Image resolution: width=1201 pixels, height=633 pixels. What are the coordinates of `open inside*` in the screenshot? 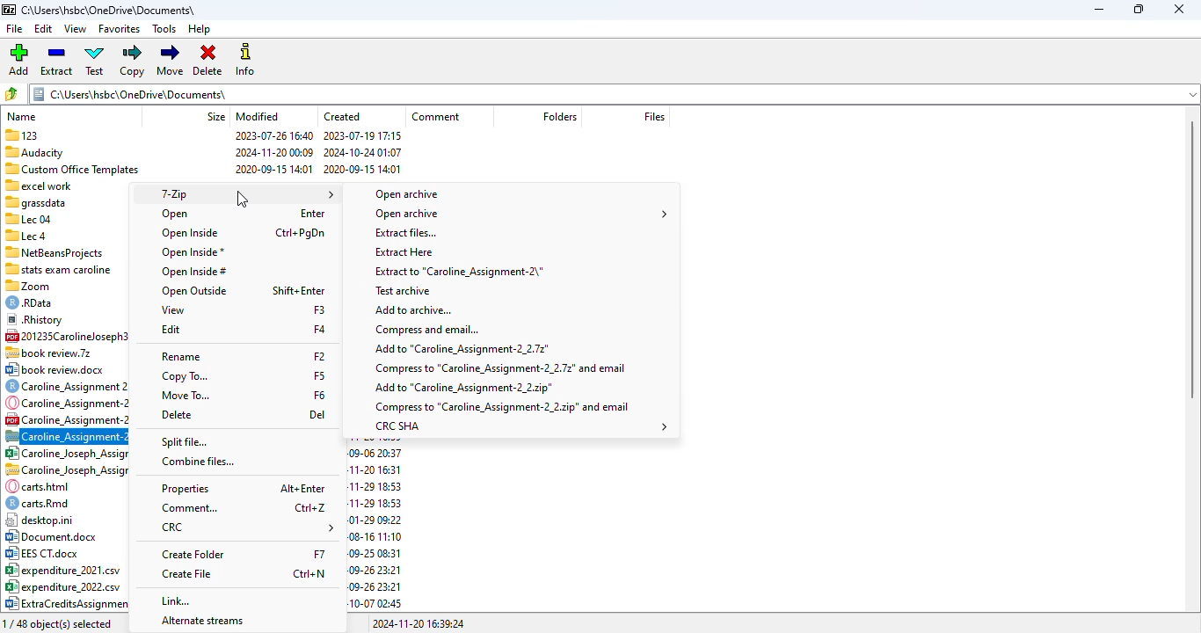 It's located at (193, 252).